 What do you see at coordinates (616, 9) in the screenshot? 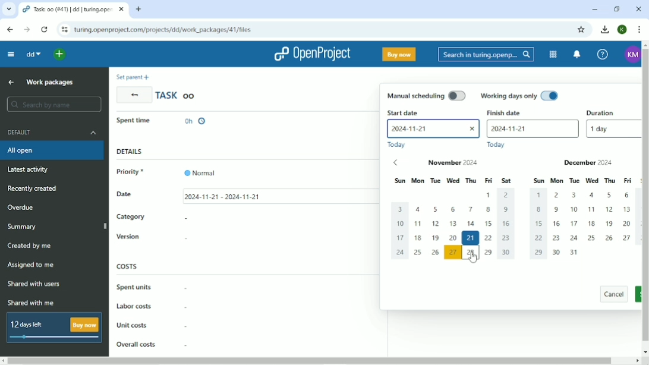
I see `Restore down` at bounding box center [616, 9].